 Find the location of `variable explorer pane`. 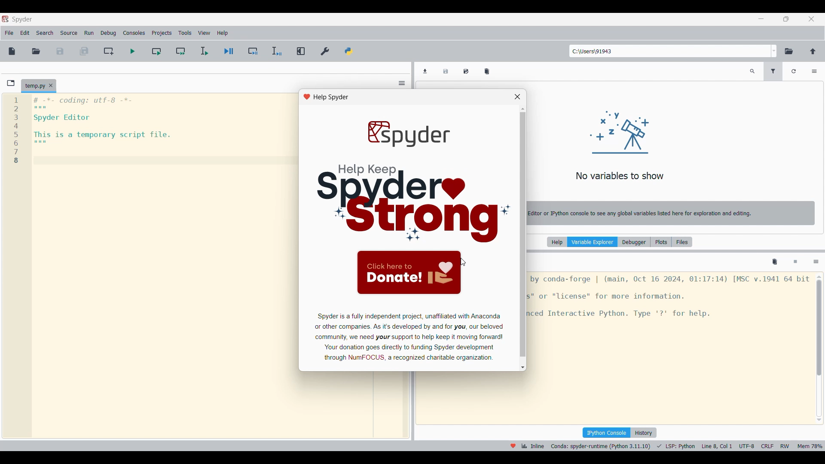

variable explorer pane is located at coordinates (641, 148).